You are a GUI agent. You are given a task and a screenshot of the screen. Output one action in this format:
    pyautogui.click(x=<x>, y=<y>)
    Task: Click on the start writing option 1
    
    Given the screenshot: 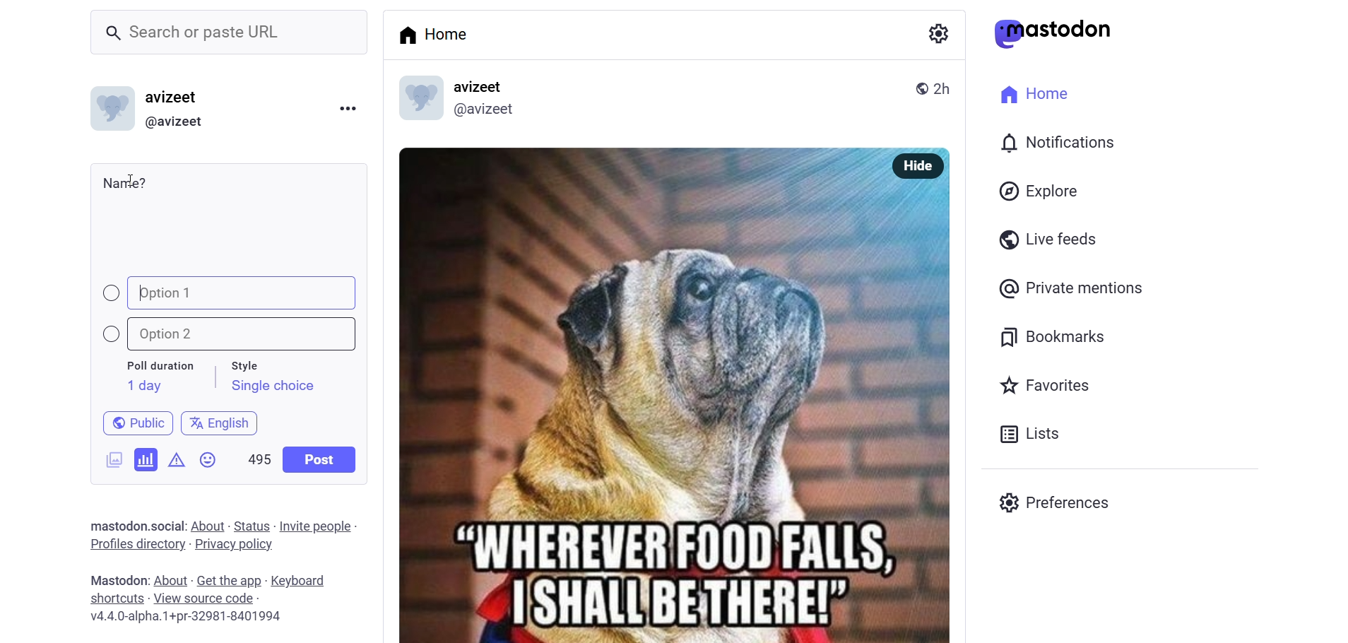 What is the action you would take?
    pyautogui.click(x=141, y=293)
    